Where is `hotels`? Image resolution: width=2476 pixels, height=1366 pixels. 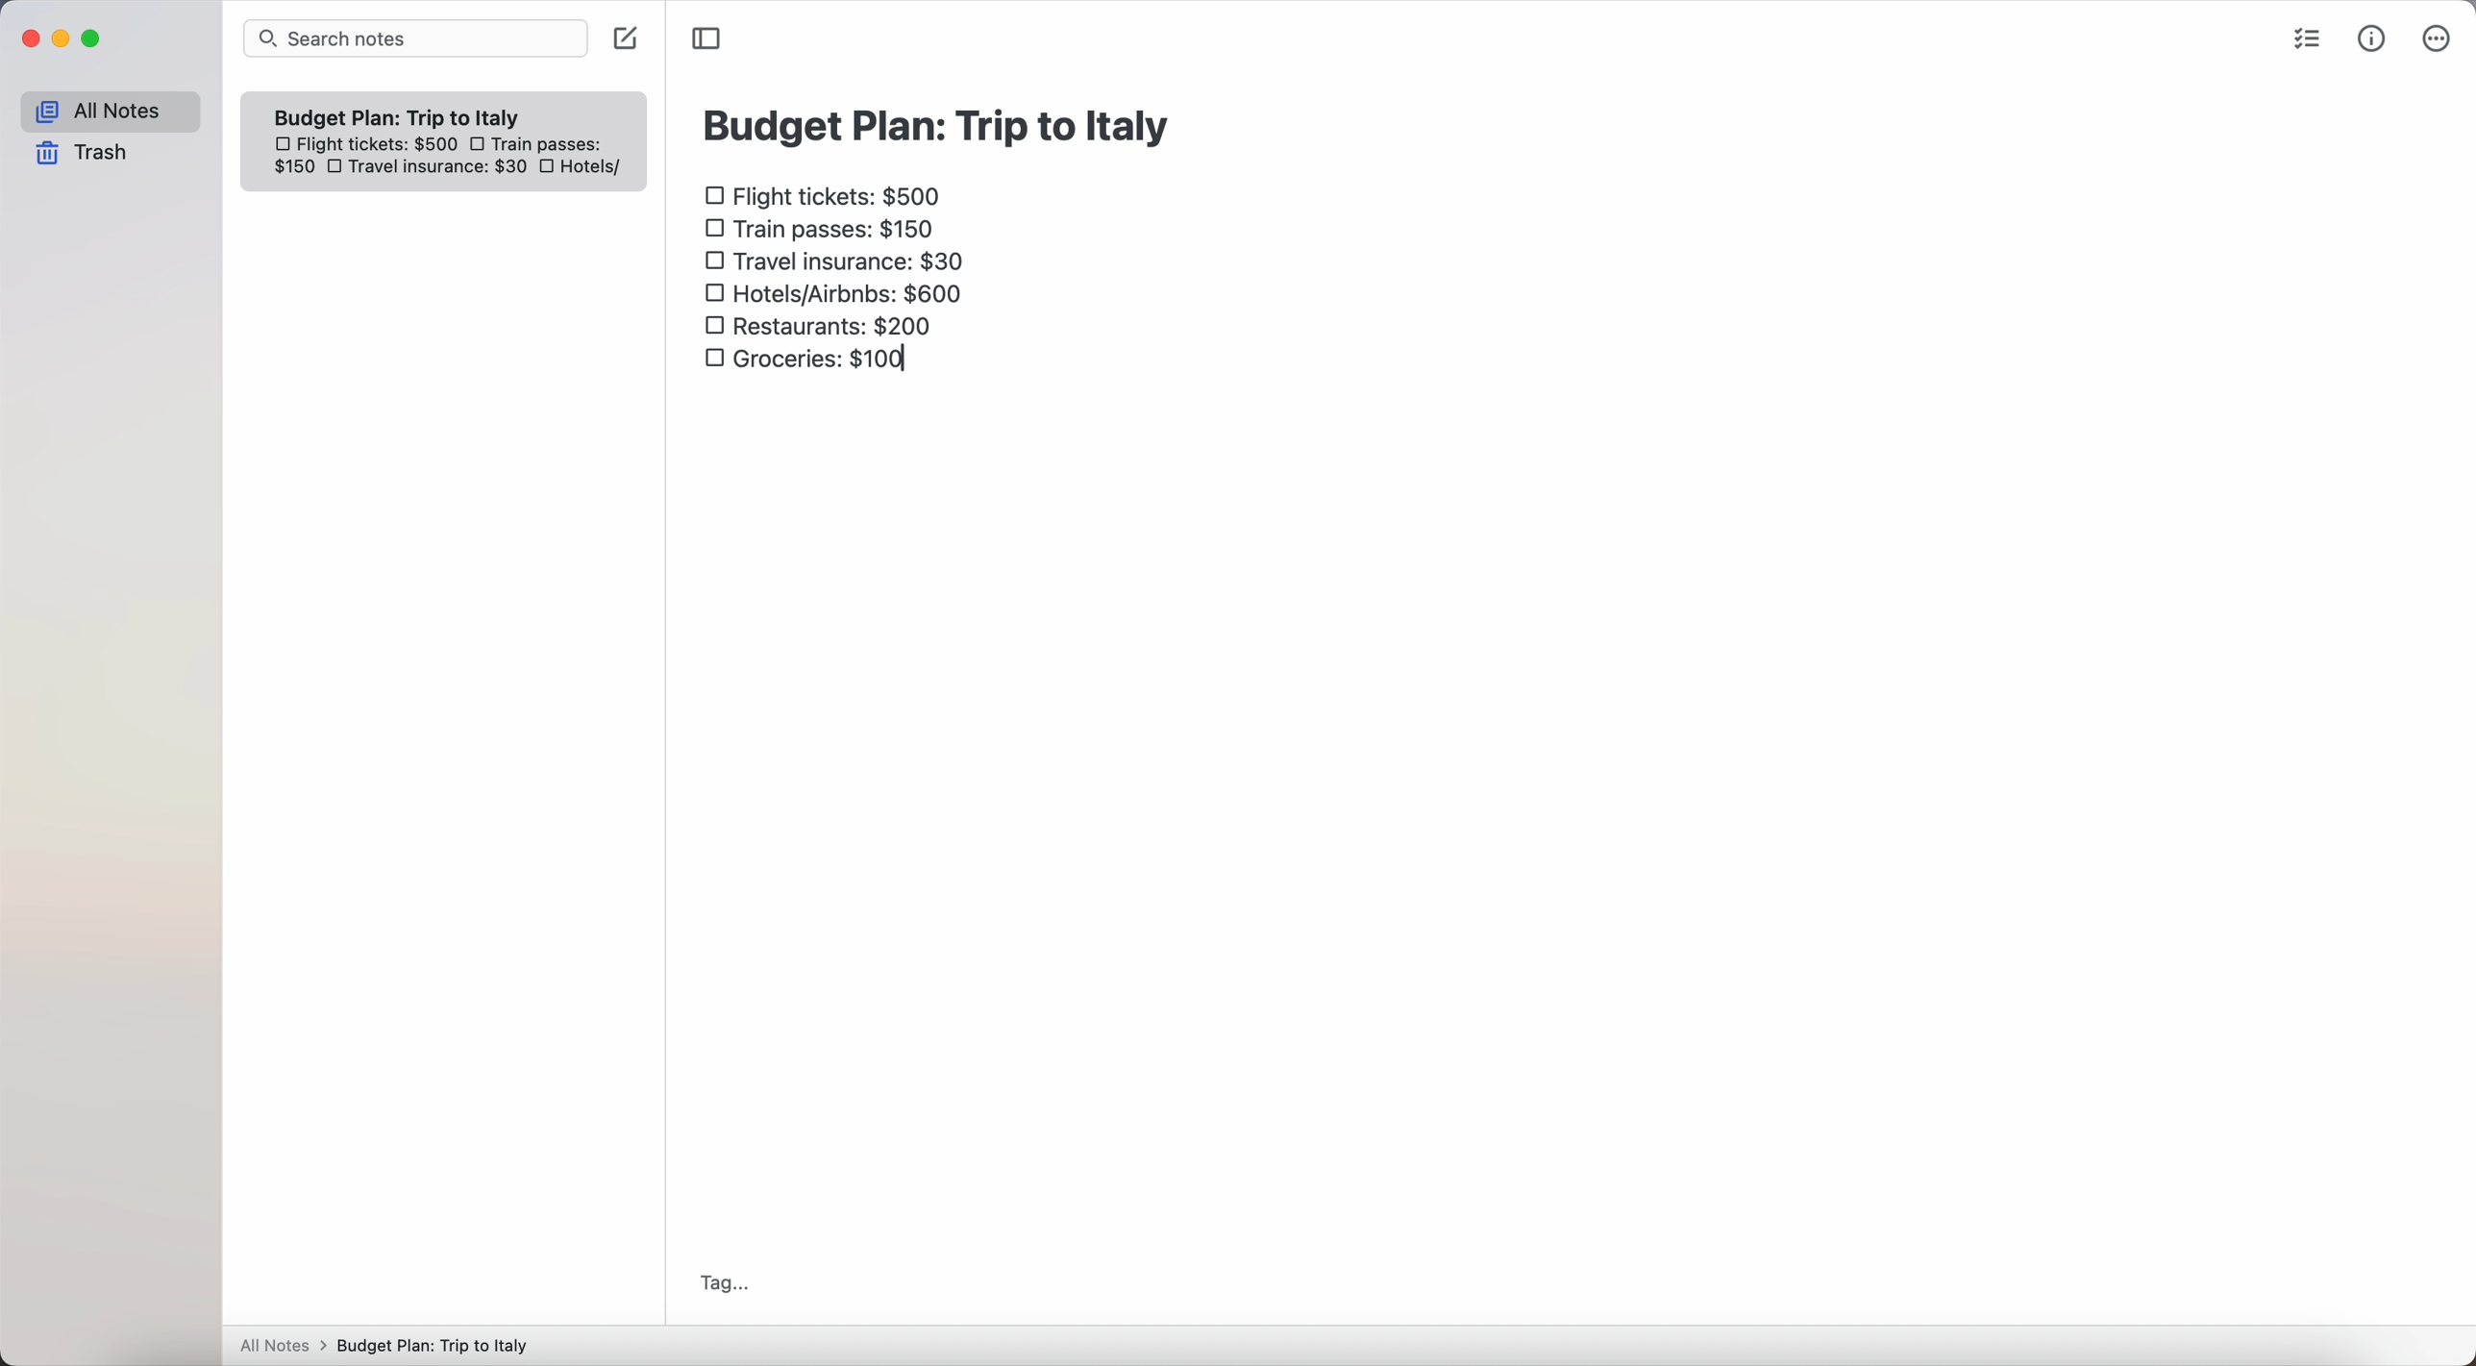 hotels is located at coordinates (601, 168).